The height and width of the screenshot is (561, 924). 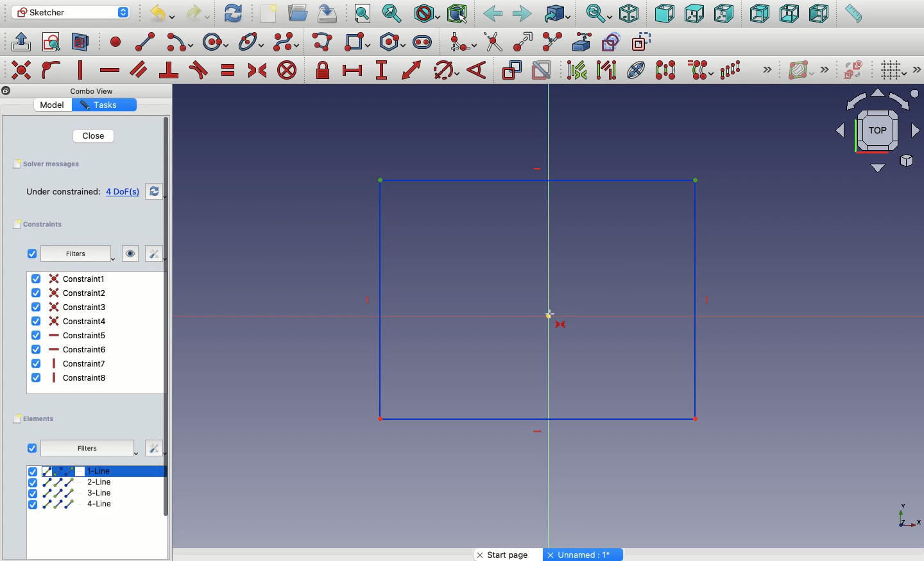 I want to click on leave sketch, so click(x=20, y=41).